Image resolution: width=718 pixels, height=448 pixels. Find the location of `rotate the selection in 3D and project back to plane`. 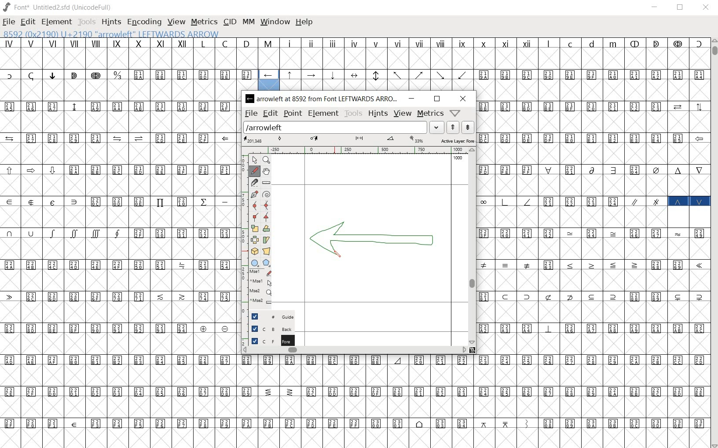

rotate the selection in 3D and project back to plane is located at coordinates (254, 252).